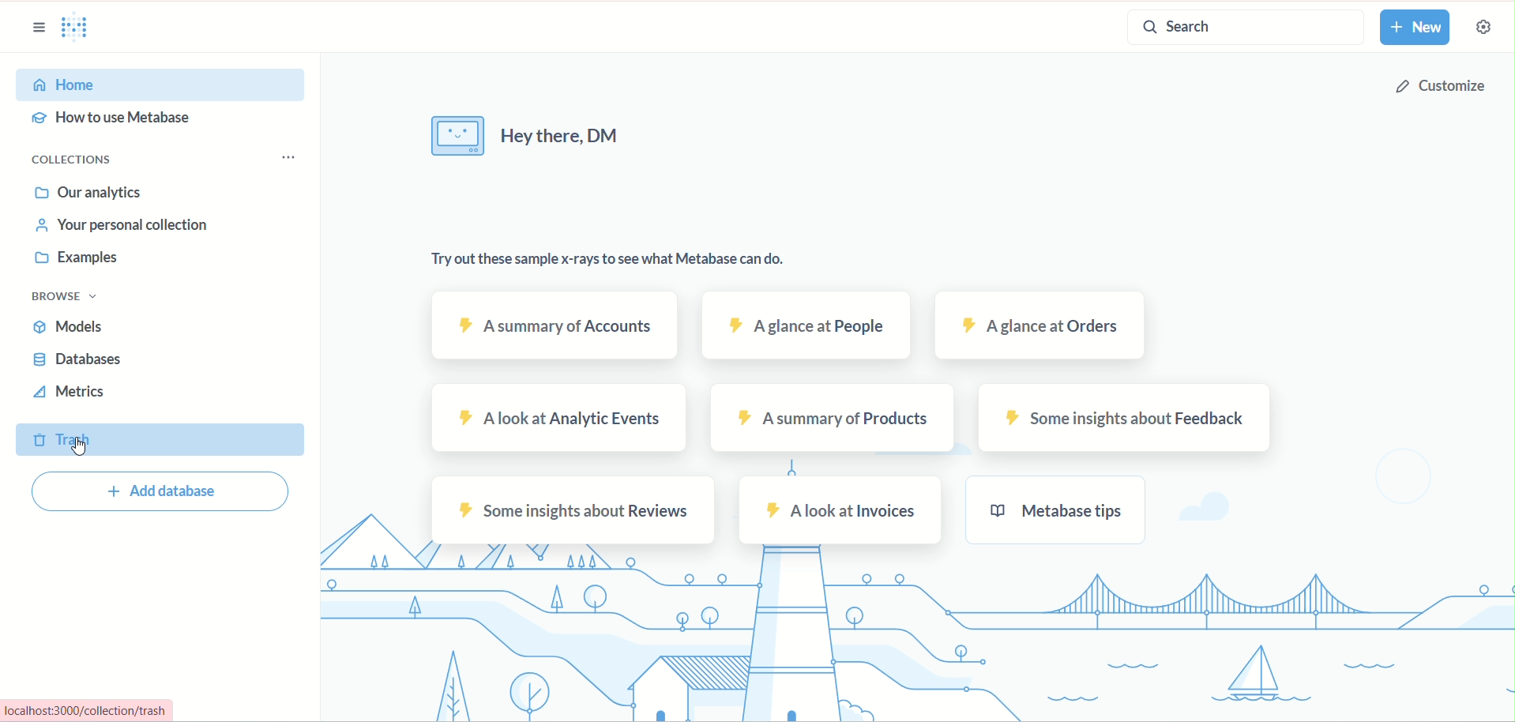 This screenshot has width=1515, height=722. I want to click on localhost:3000/collection/trash, so click(88, 710).